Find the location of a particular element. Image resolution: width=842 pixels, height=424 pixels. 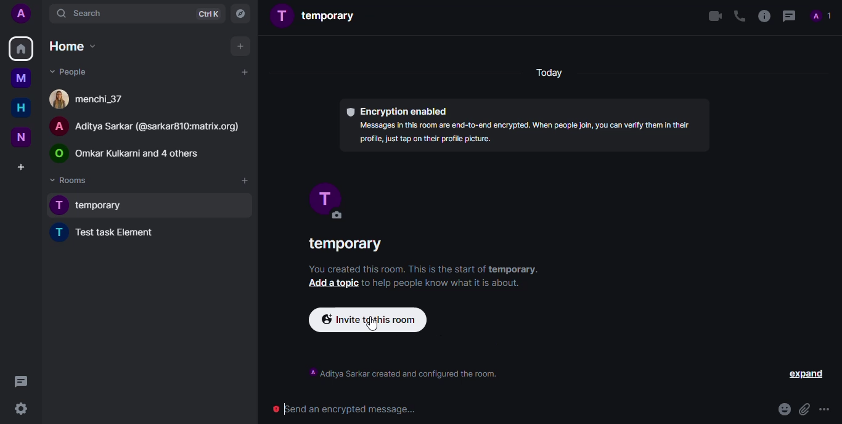

encryption enabled is located at coordinates (398, 110).